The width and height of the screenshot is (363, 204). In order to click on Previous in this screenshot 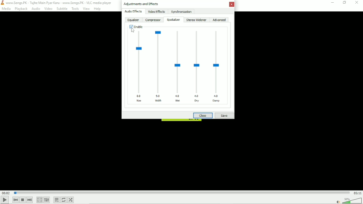, I will do `click(15, 200)`.